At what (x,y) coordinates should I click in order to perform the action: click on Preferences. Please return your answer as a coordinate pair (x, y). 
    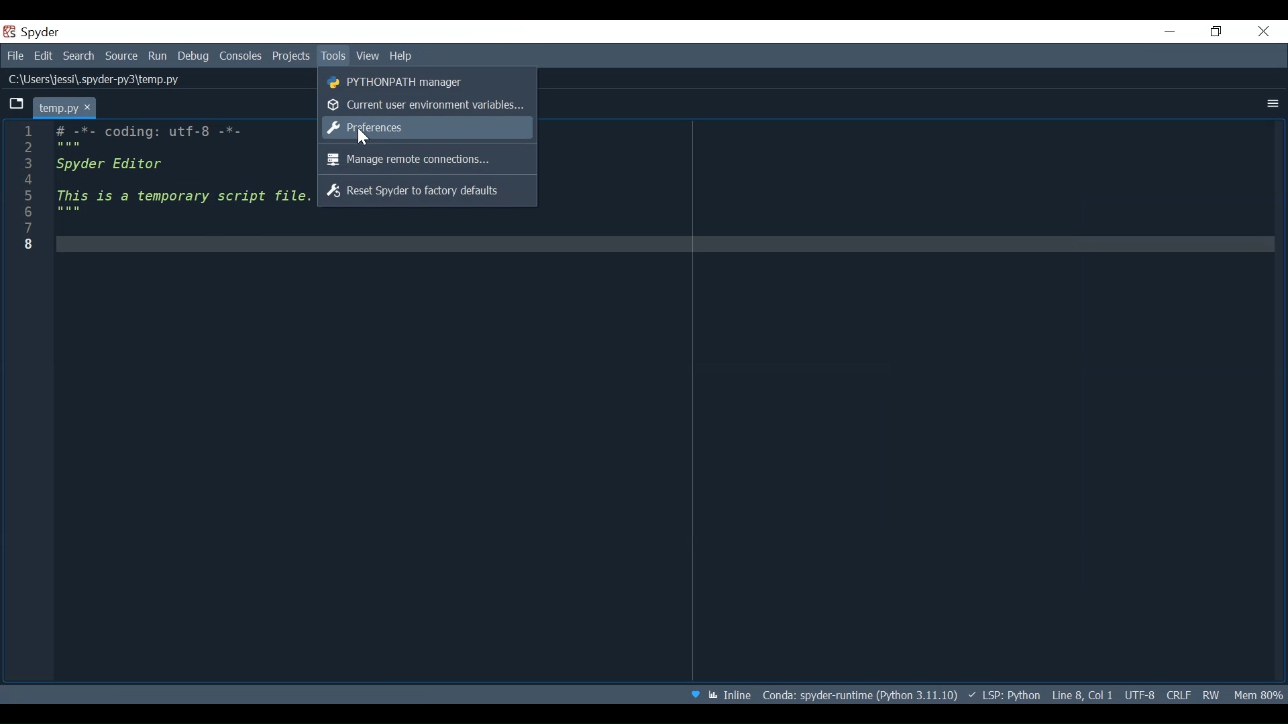
    Looking at the image, I should click on (421, 127).